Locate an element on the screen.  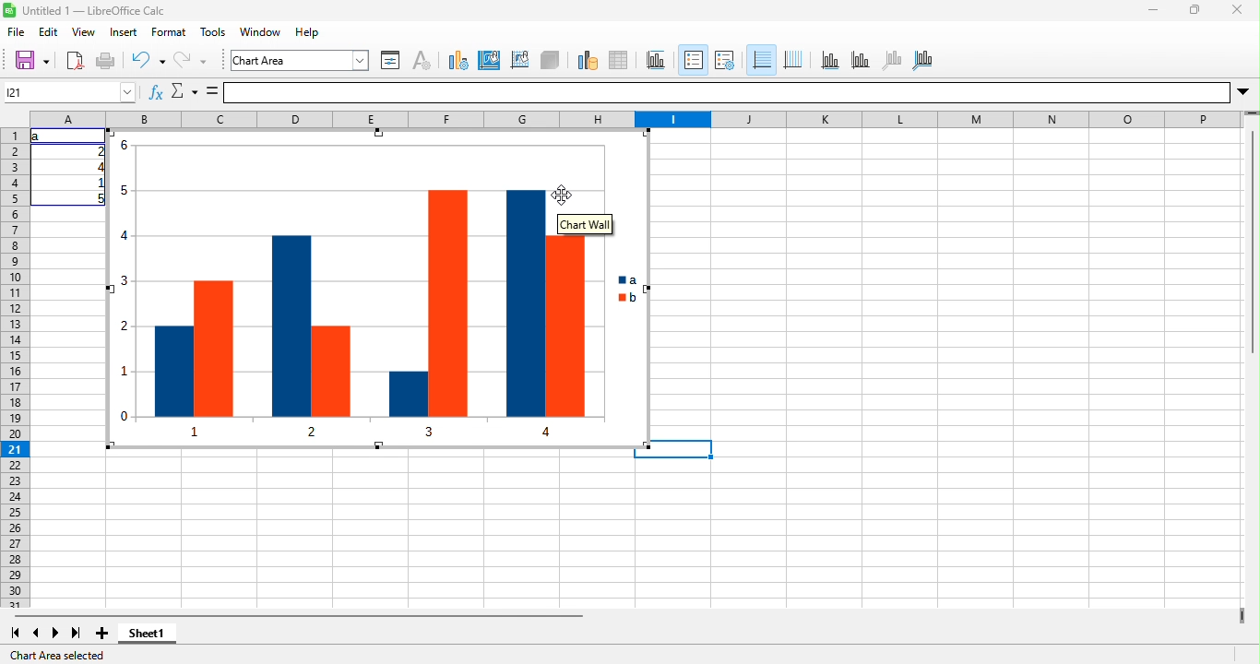
tools is located at coordinates (212, 31).